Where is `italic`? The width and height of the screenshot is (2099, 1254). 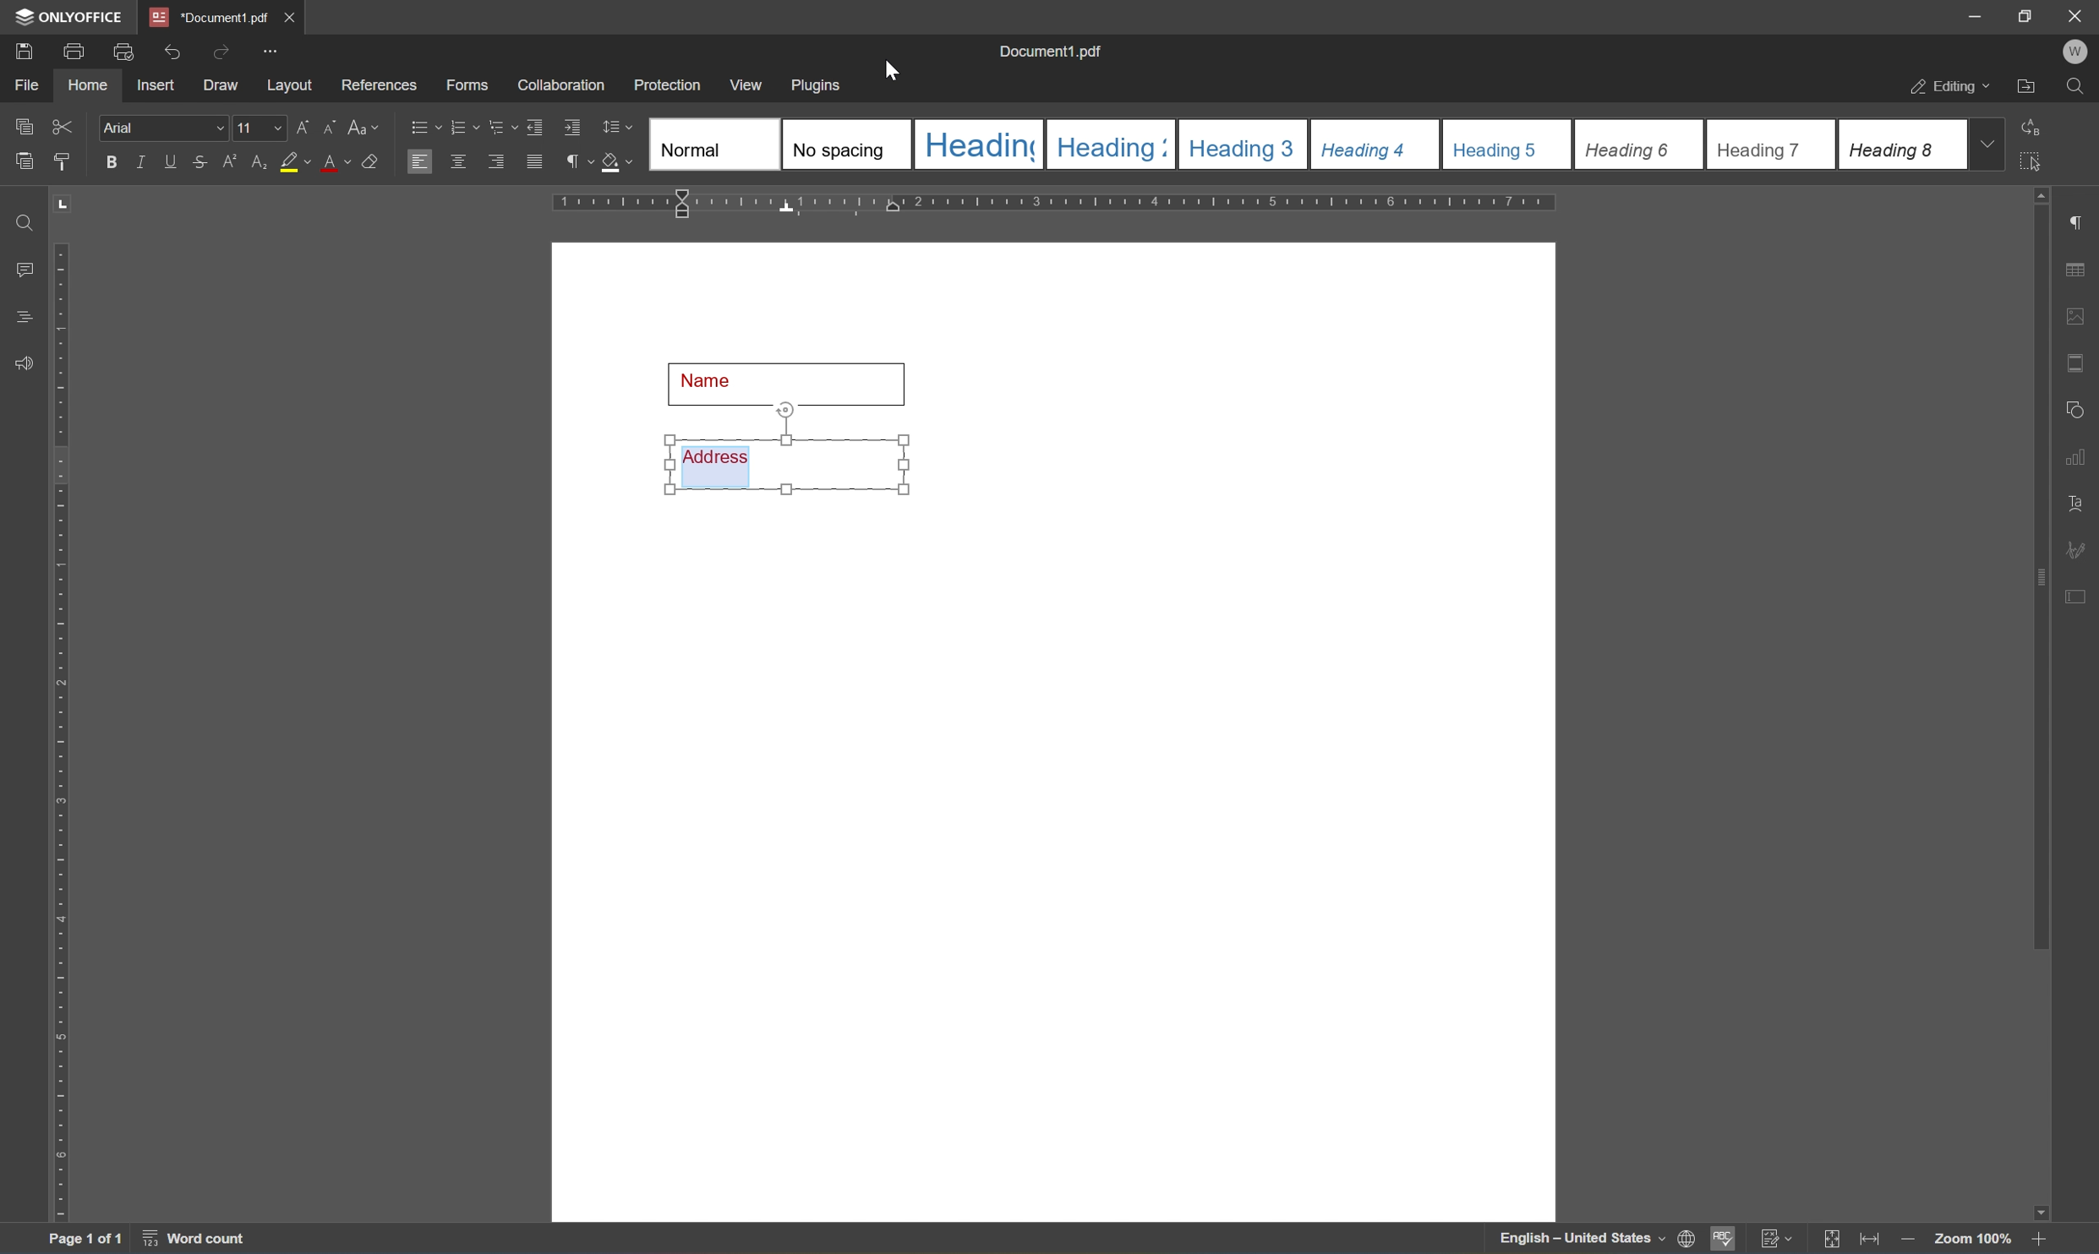 italic is located at coordinates (139, 161).